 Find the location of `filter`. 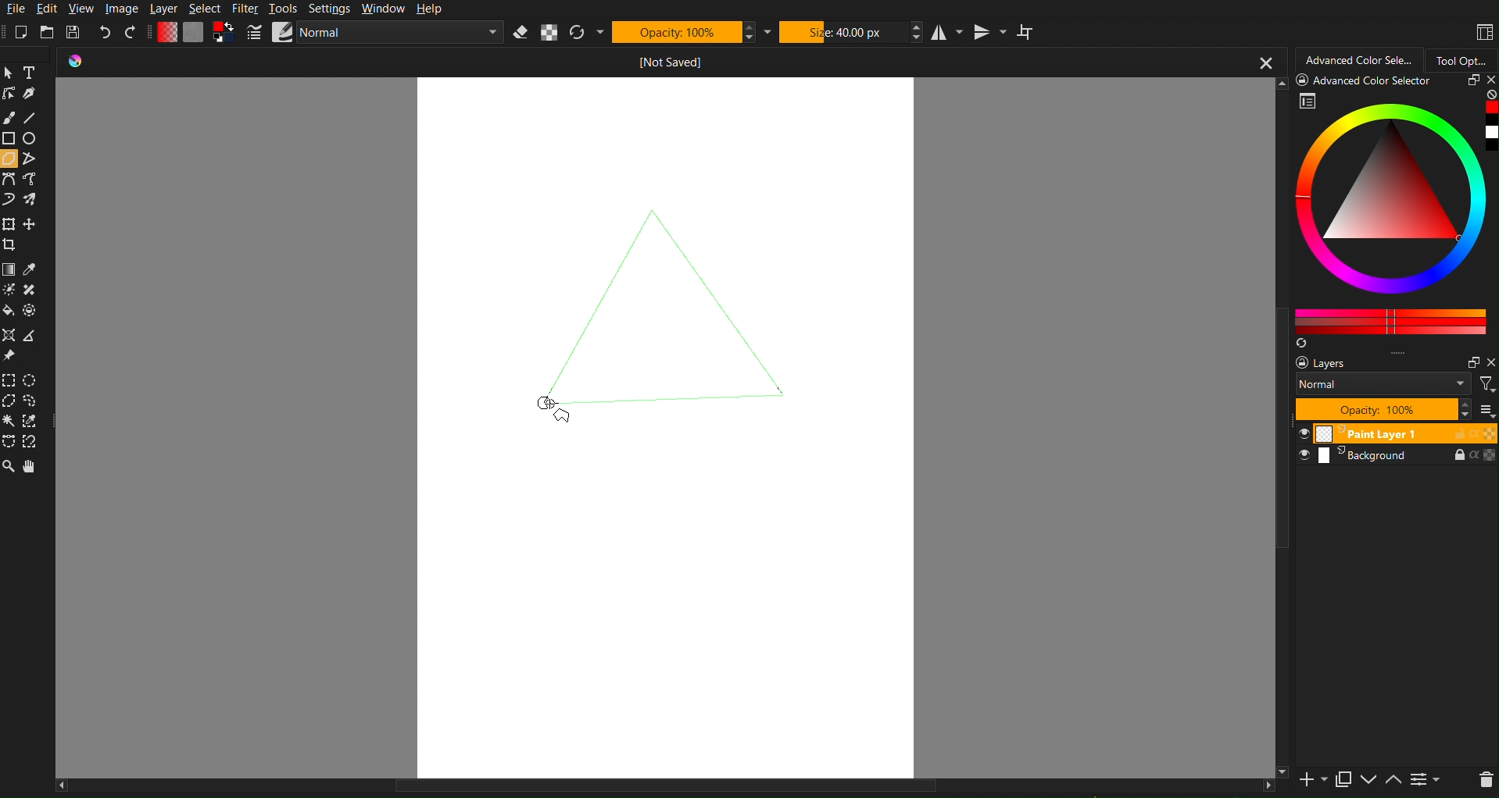

filter is located at coordinates (1487, 384).